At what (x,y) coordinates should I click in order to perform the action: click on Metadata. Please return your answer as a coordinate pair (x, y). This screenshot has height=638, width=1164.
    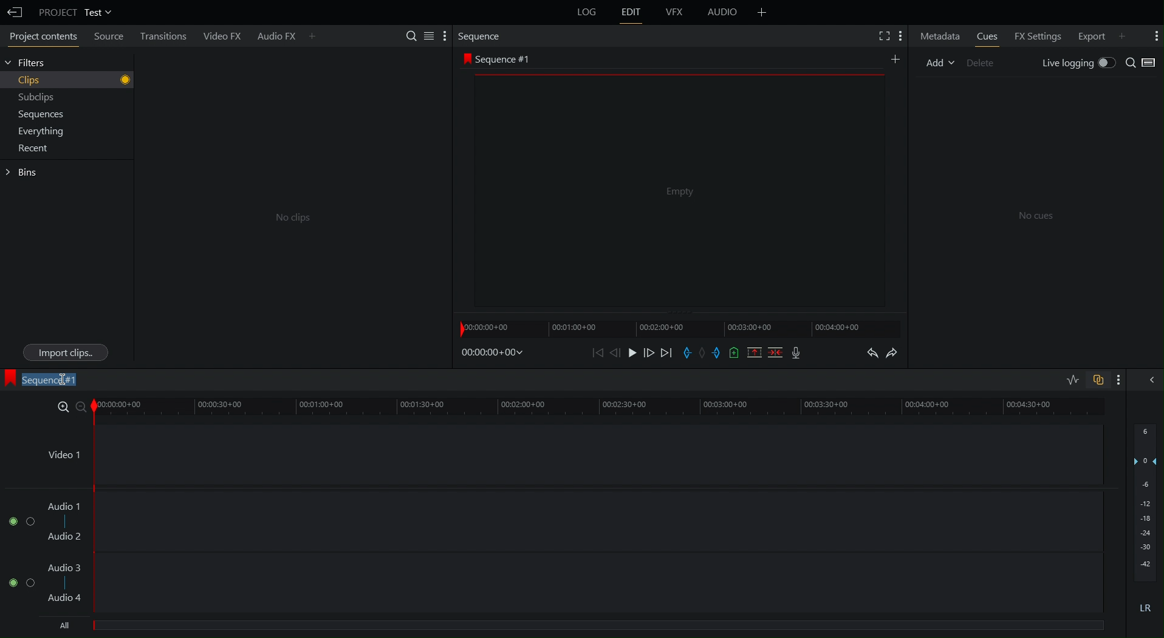
    Looking at the image, I should click on (939, 36).